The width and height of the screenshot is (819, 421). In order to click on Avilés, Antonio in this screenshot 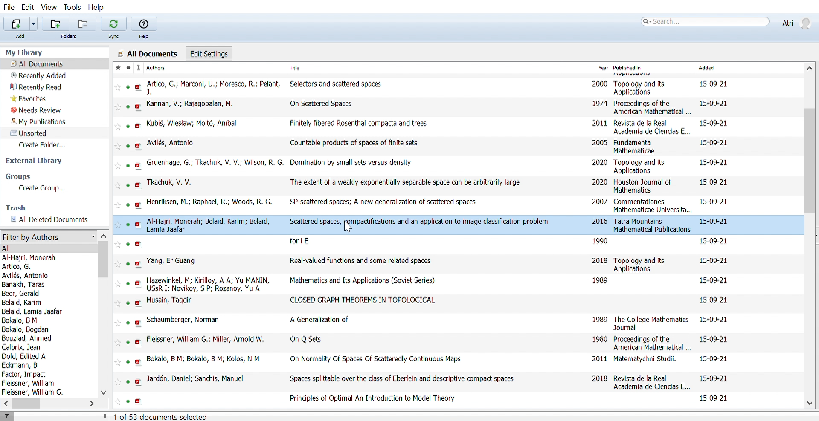, I will do `click(172, 144)`.